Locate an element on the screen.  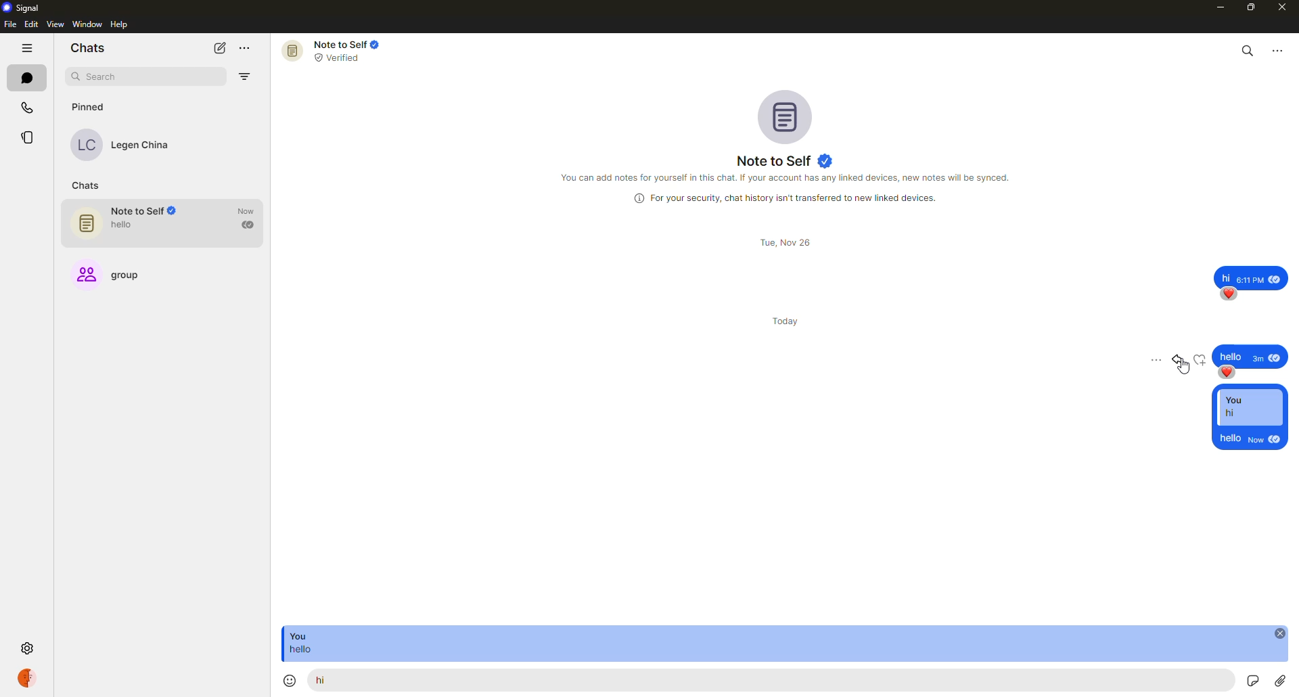
close is located at coordinates (1281, 632).